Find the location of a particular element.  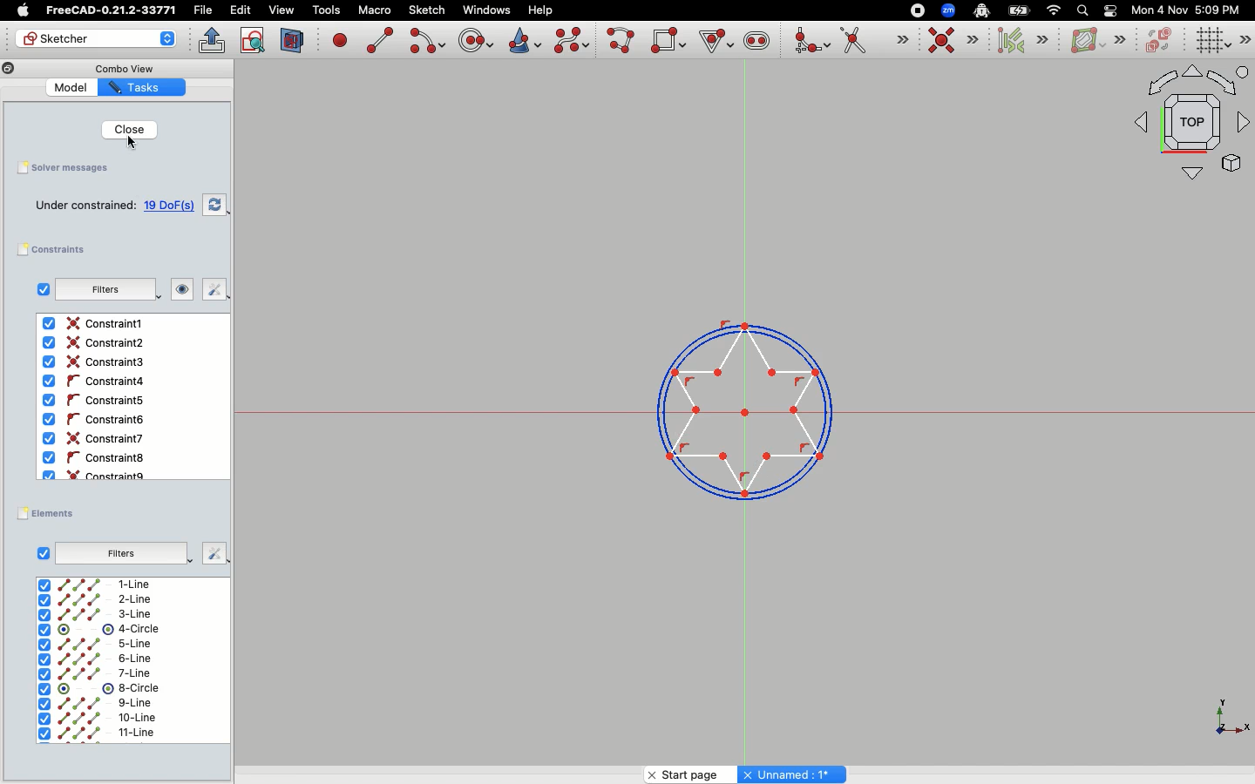

Create Regular Polygon is located at coordinates (715, 42).